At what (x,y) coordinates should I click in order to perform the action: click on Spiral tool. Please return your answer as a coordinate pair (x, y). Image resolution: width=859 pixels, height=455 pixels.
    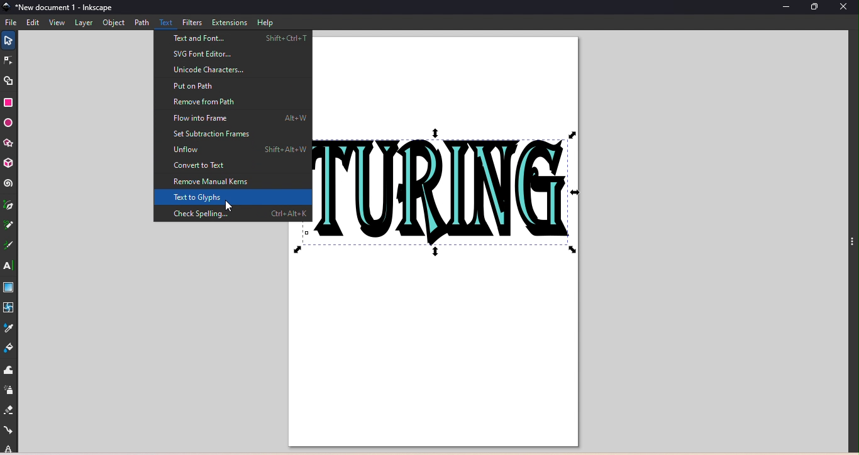
    Looking at the image, I should click on (8, 184).